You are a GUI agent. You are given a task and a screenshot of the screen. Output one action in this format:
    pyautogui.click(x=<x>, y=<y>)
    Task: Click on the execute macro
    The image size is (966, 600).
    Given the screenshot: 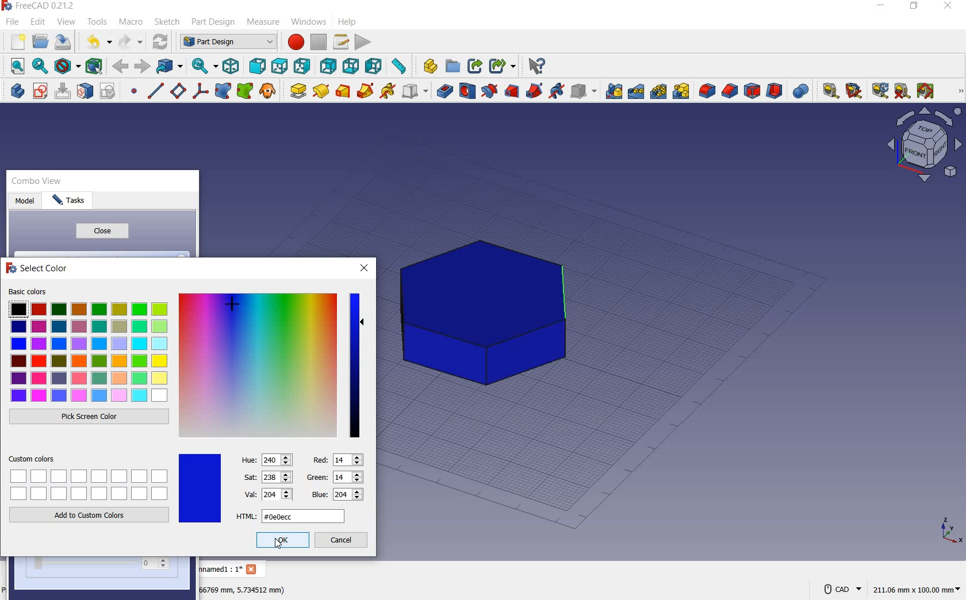 What is the action you would take?
    pyautogui.click(x=364, y=43)
    